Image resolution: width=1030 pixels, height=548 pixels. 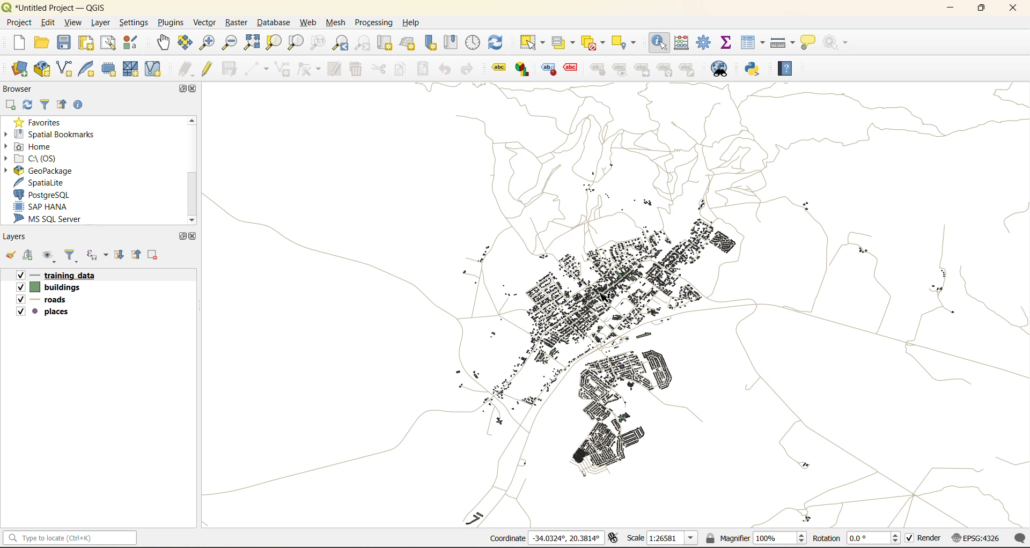 I want to click on delete, so click(x=357, y=71).